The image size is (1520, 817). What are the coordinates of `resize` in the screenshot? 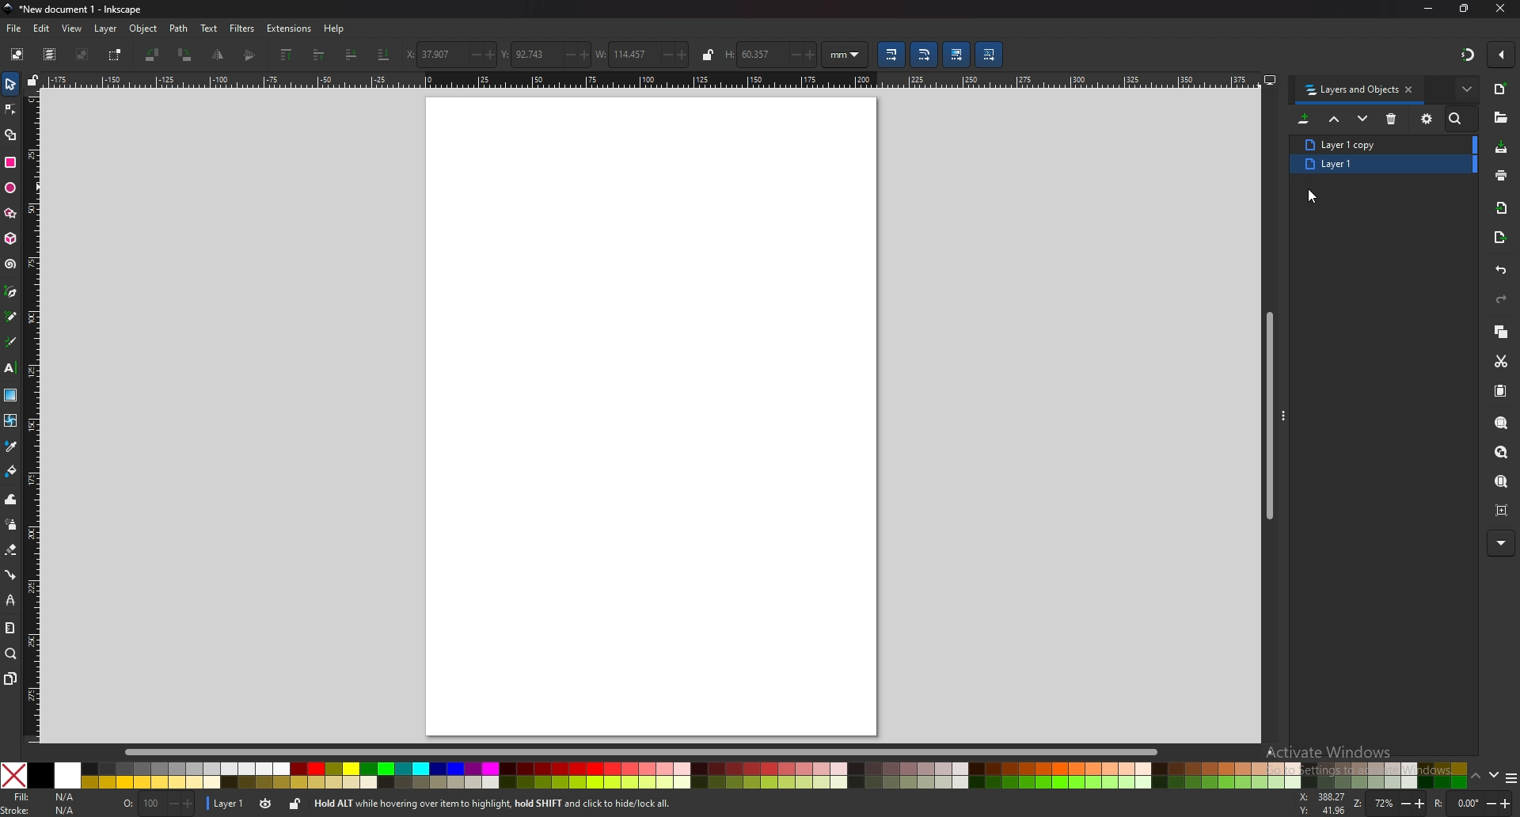 It's located at (1465, 8).